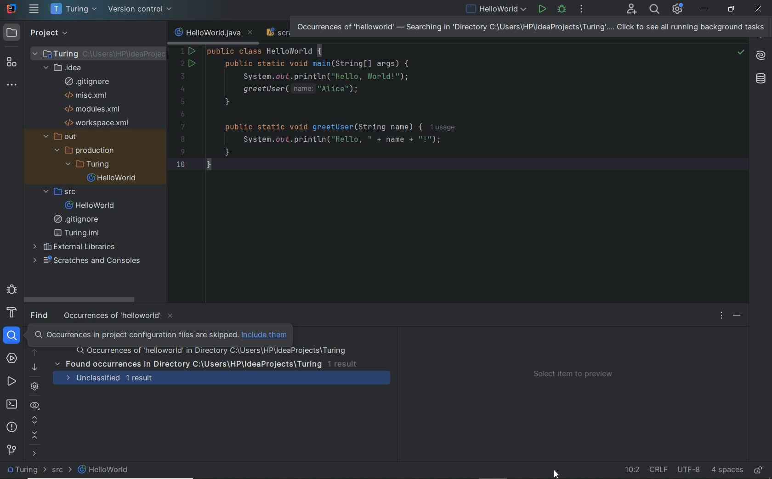  What do you see at coordinates (13, 335) in the screenshot?
I see `search` at bounding box center [13, 335].